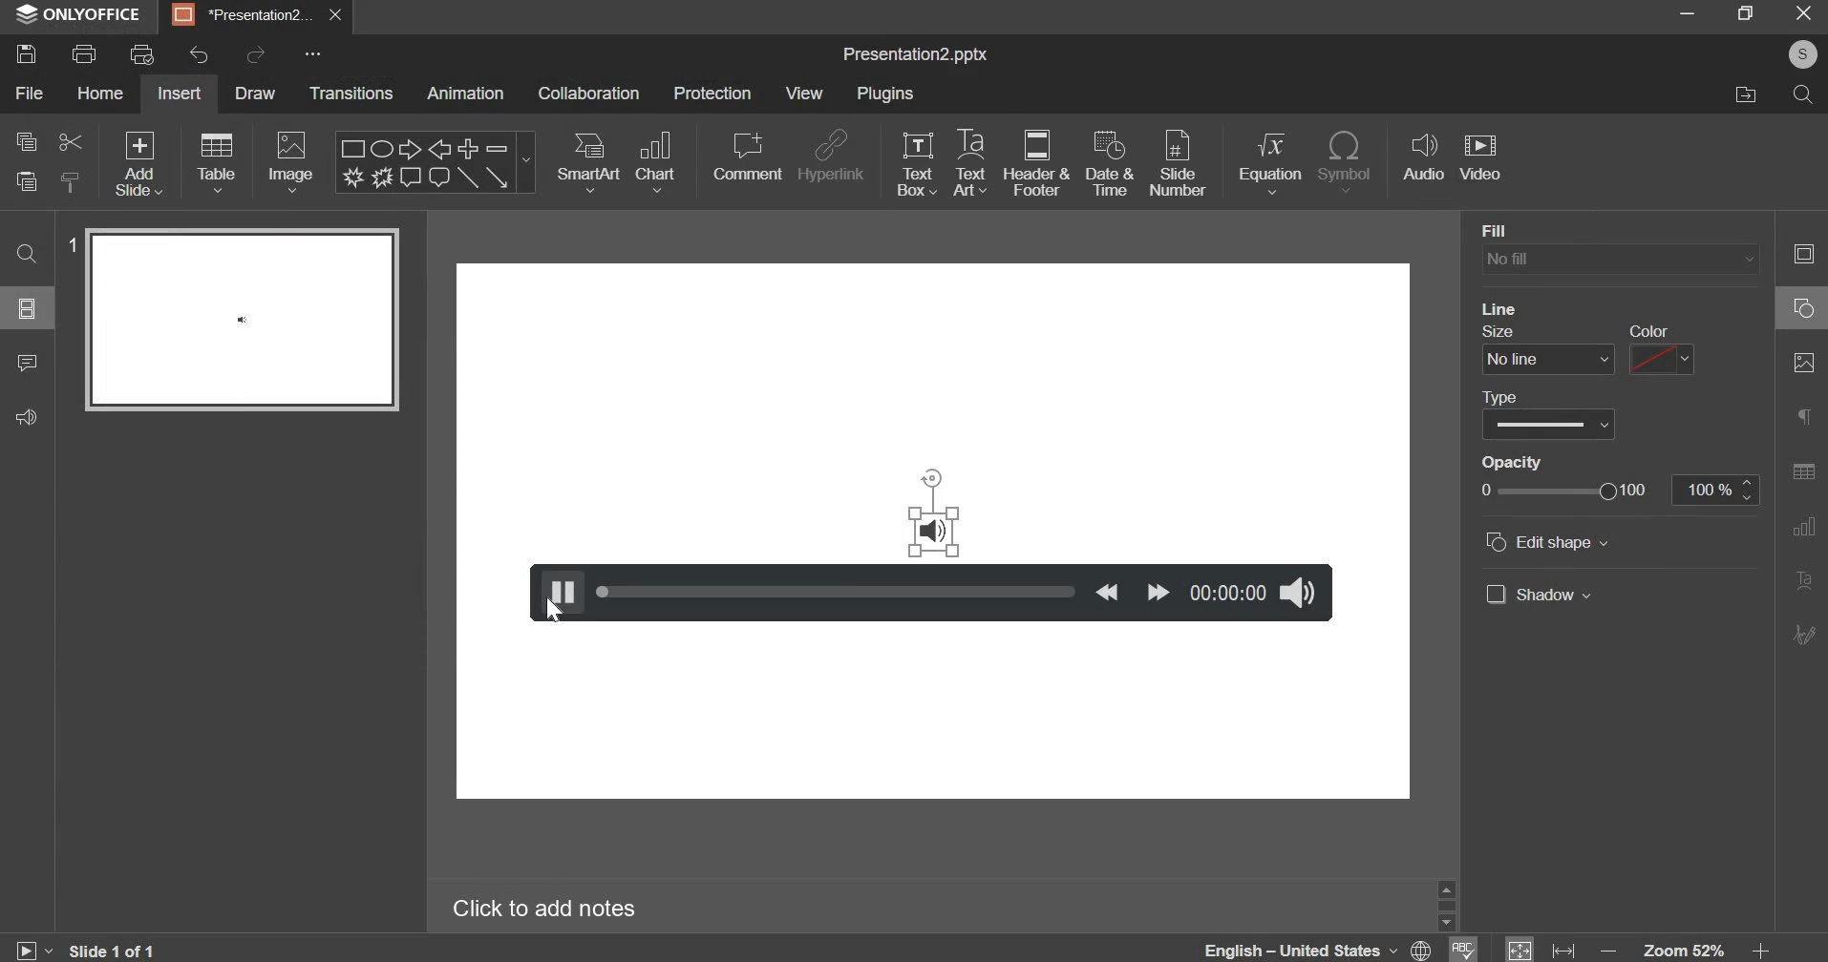  I want to click on cut, so click(69, 143).